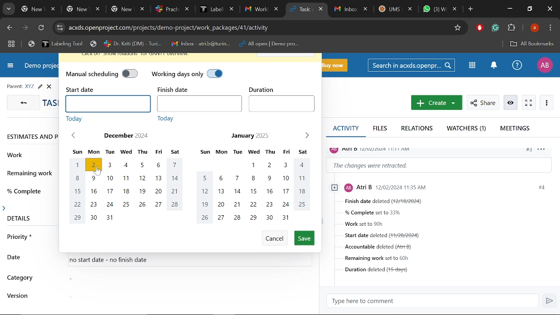  Describe the element at coordinates (8, 9) in the screenshot. I see `Search tabs` at that location.